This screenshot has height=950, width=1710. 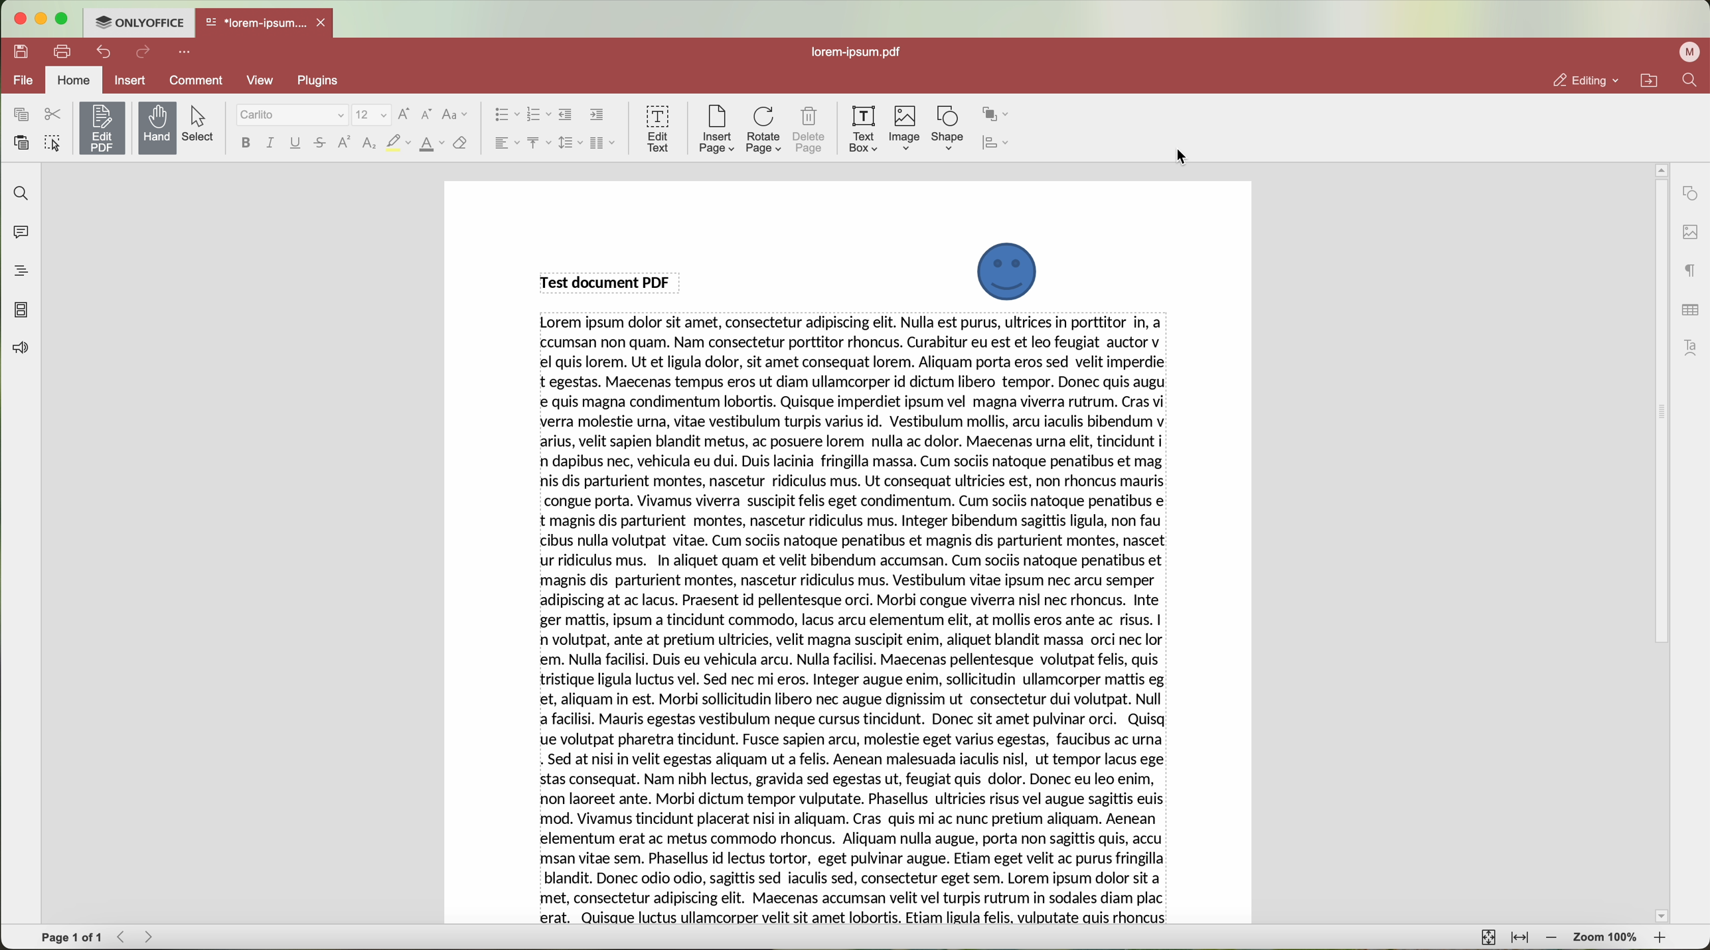 What do you see at coordinates (20, 235) in the screenshot?
I see `comments` at bounding box center [20, 235].